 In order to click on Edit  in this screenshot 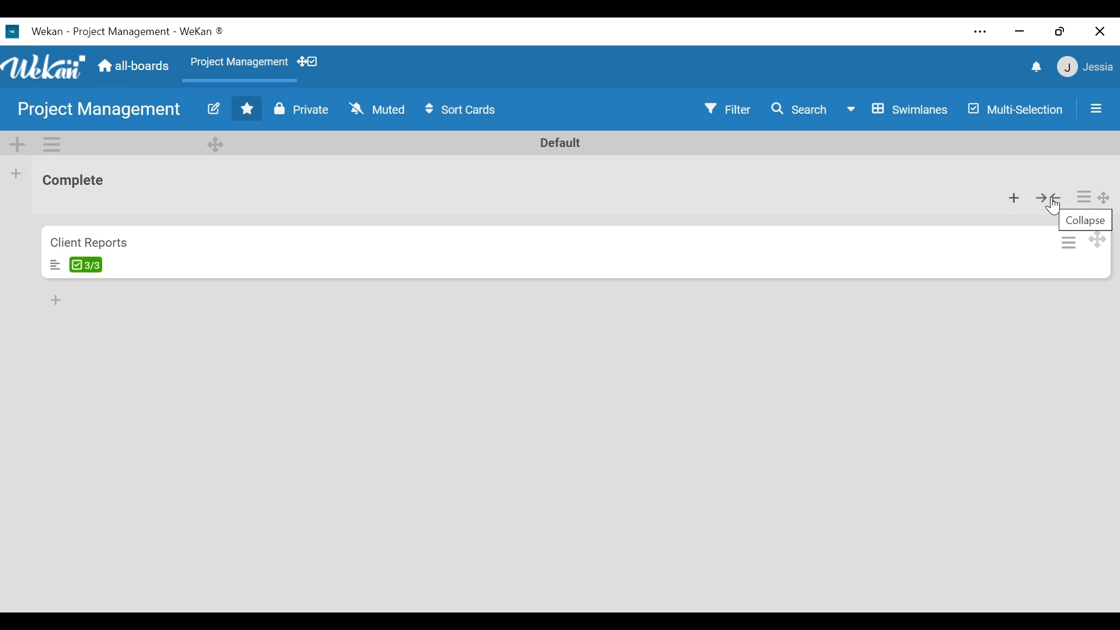, I will do `click(213, 108)`.